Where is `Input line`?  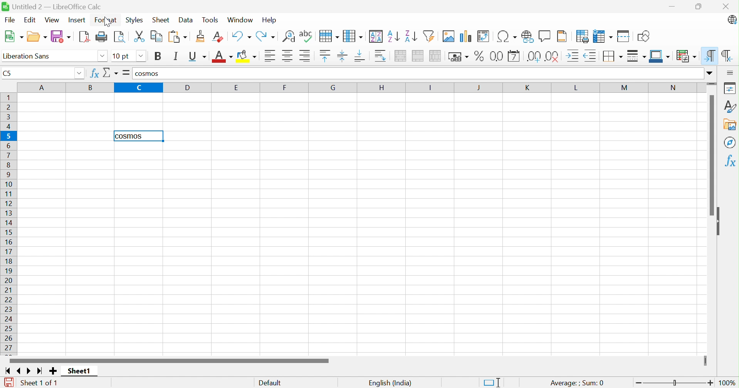 Input line is located at coordinates (418, 74).